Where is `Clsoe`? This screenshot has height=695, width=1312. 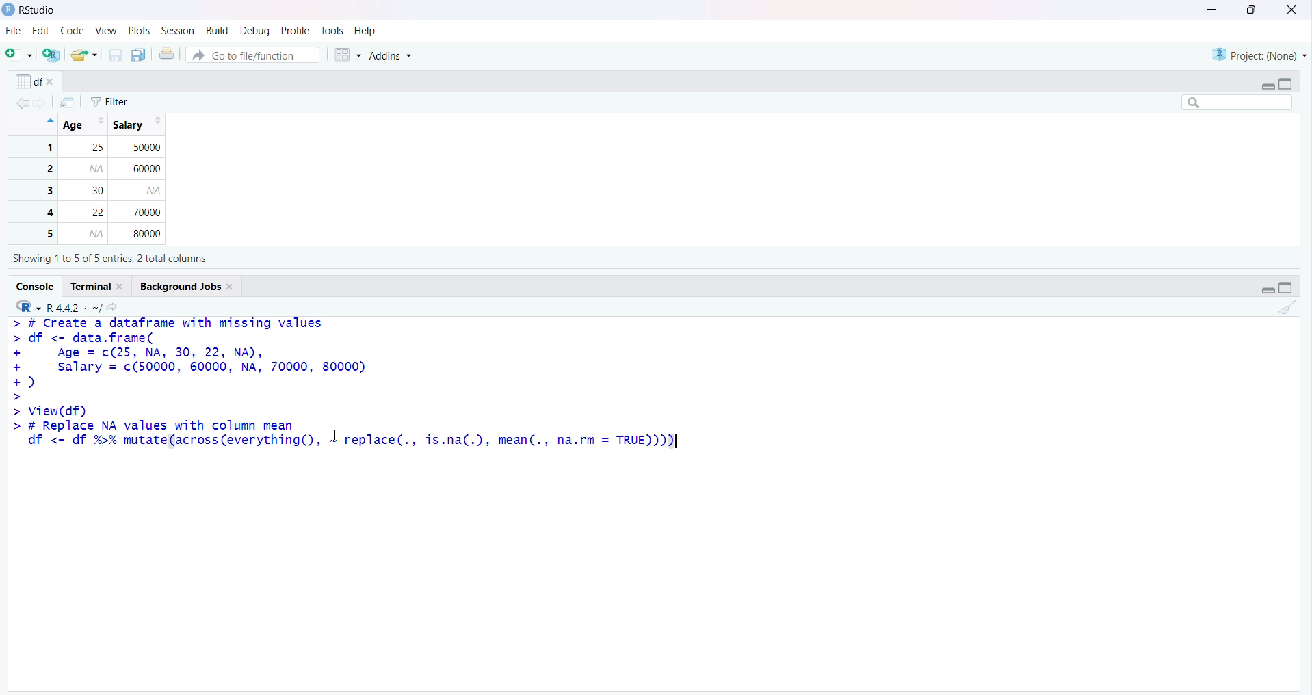 Clsoe is located at coordinates (1292, 10).